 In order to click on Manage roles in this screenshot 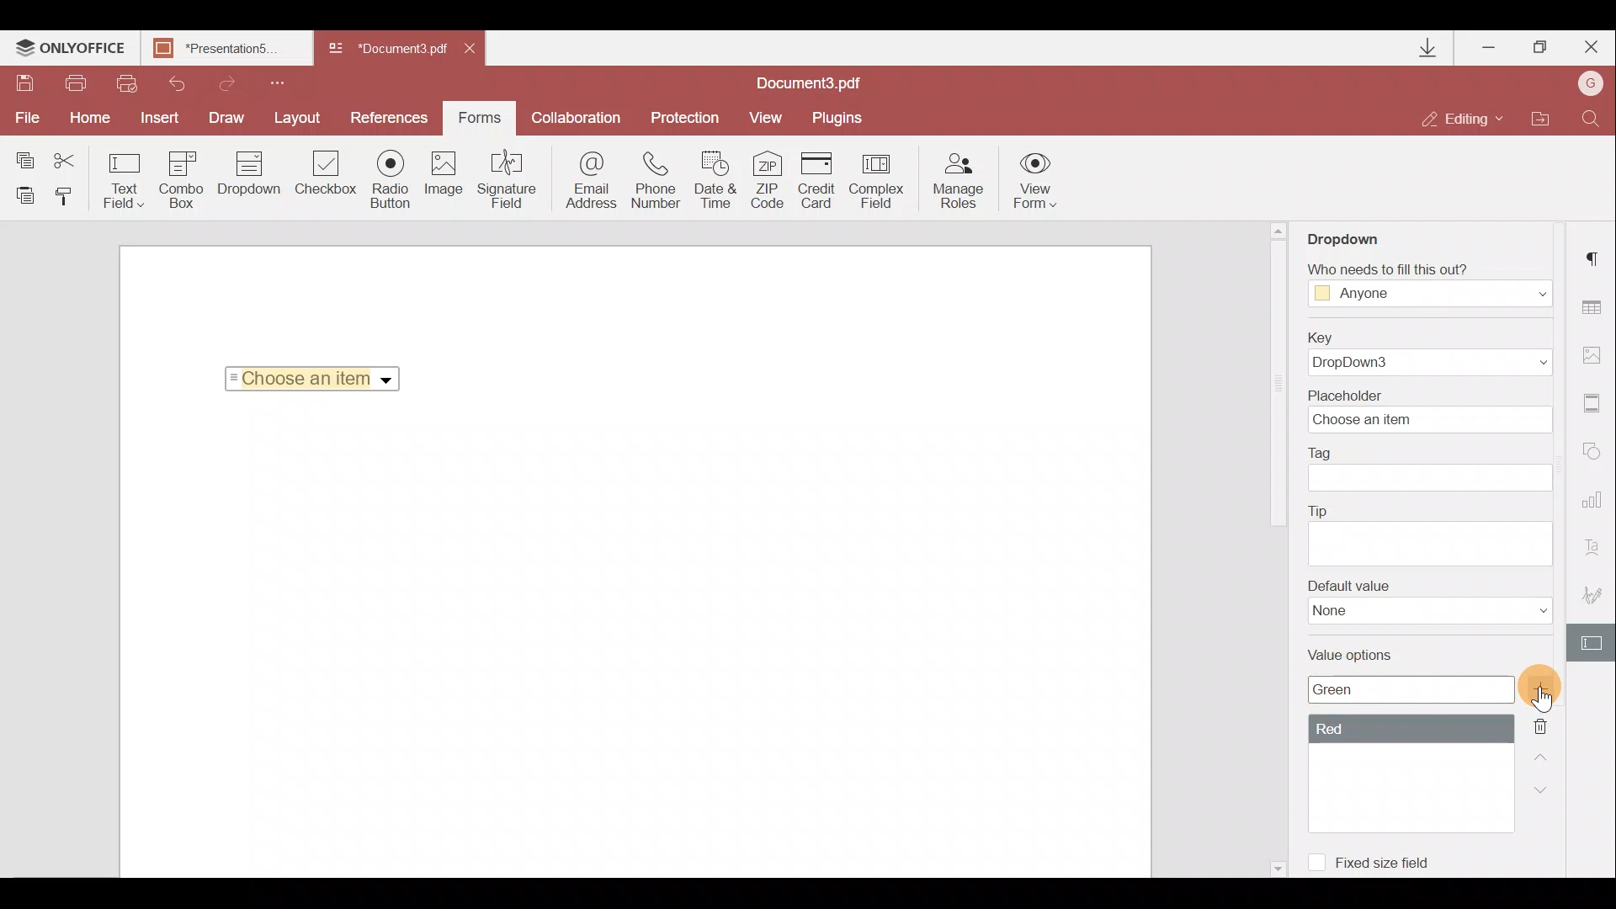, I will do `click(959, 181)`.